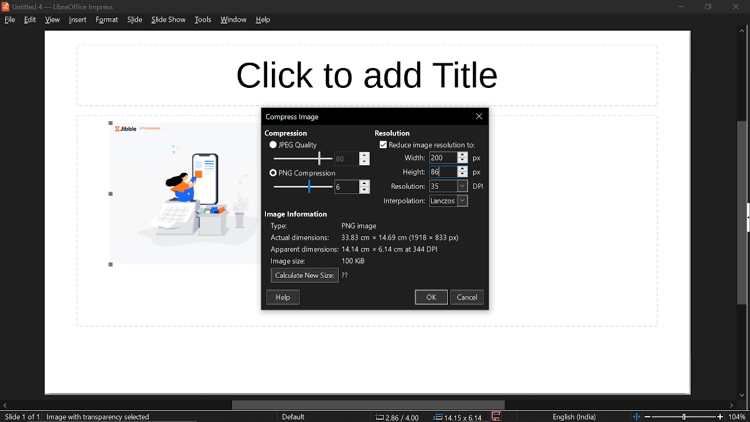 Image resolution: width=750 pixels, height=422 pixels. I want to click on space for title, so click(366, 76).